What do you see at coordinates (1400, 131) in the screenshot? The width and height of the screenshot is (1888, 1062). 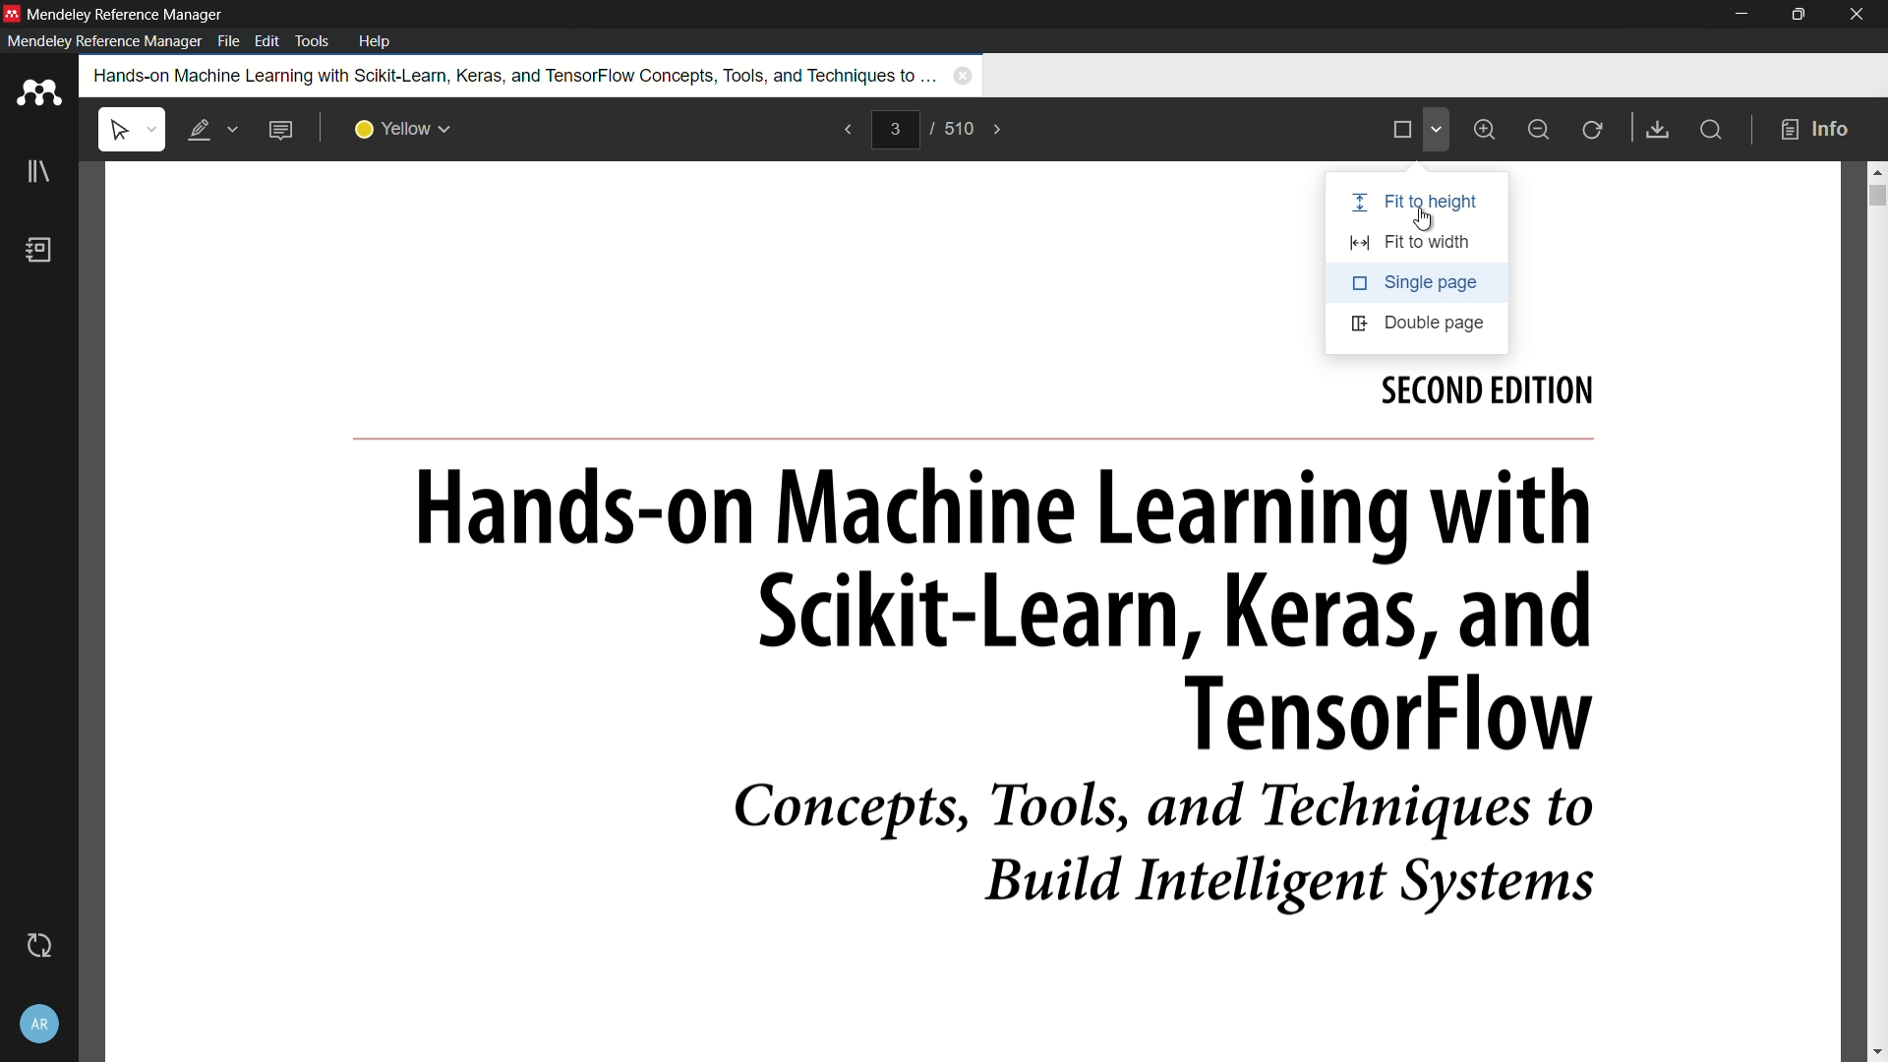 I see `current mode` at bounding box center [1400, 131].